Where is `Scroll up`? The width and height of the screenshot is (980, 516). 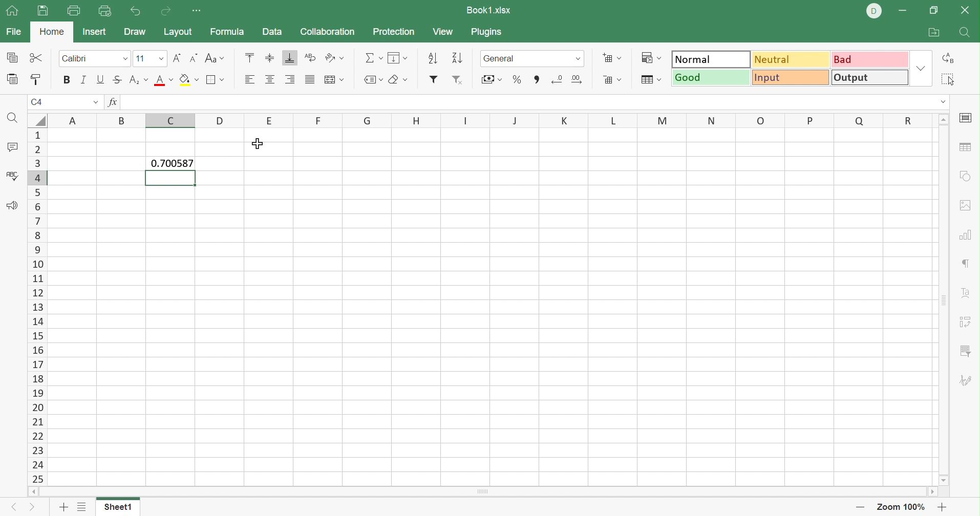 Scroll up is located at coordinates (943, 119).